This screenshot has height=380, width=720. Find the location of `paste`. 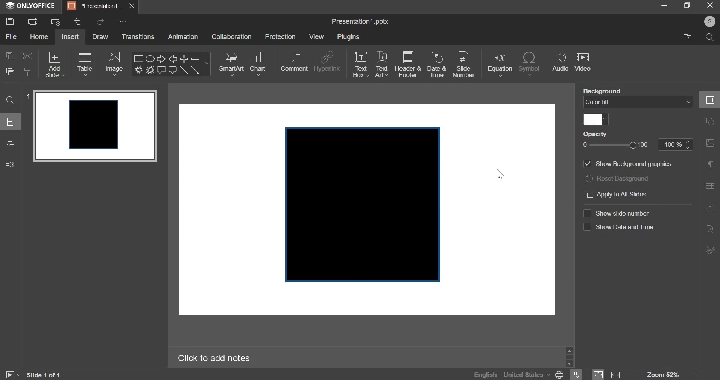

paste is located at coordinates (9, 71).